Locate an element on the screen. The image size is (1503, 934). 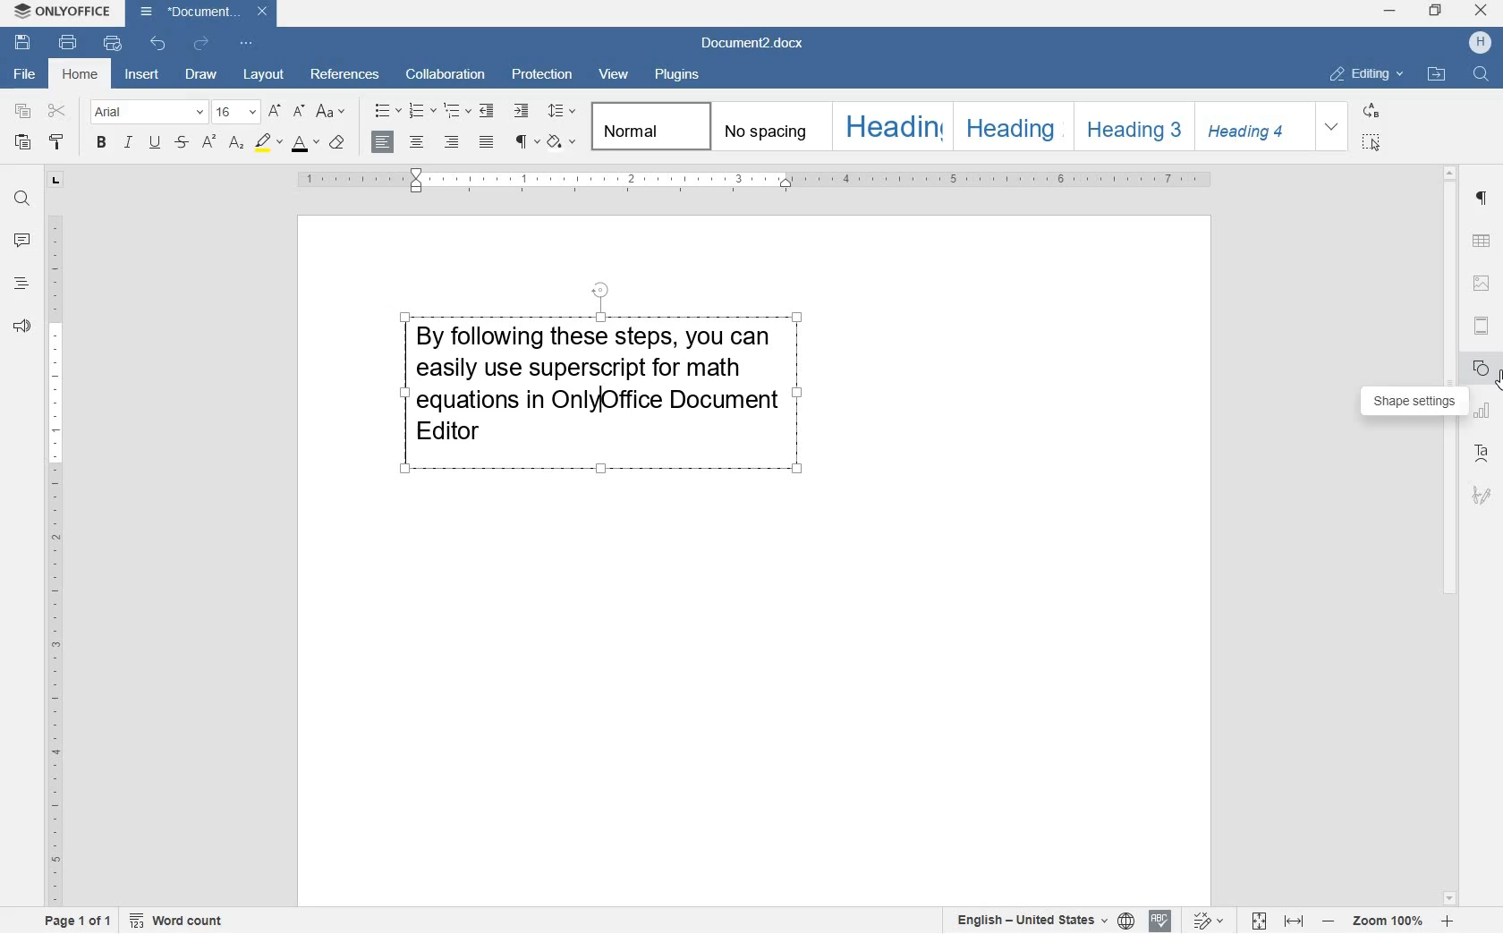
select document/text language is located at coordinates (1041, 921).